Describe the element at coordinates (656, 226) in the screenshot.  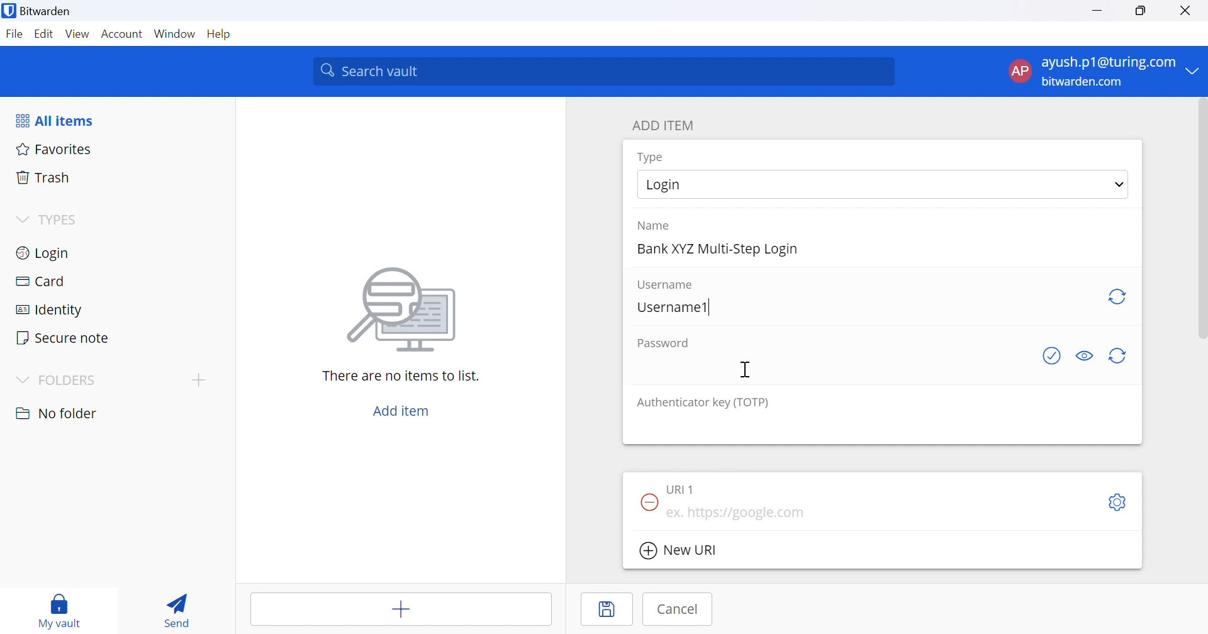
I see `Name` at that location.